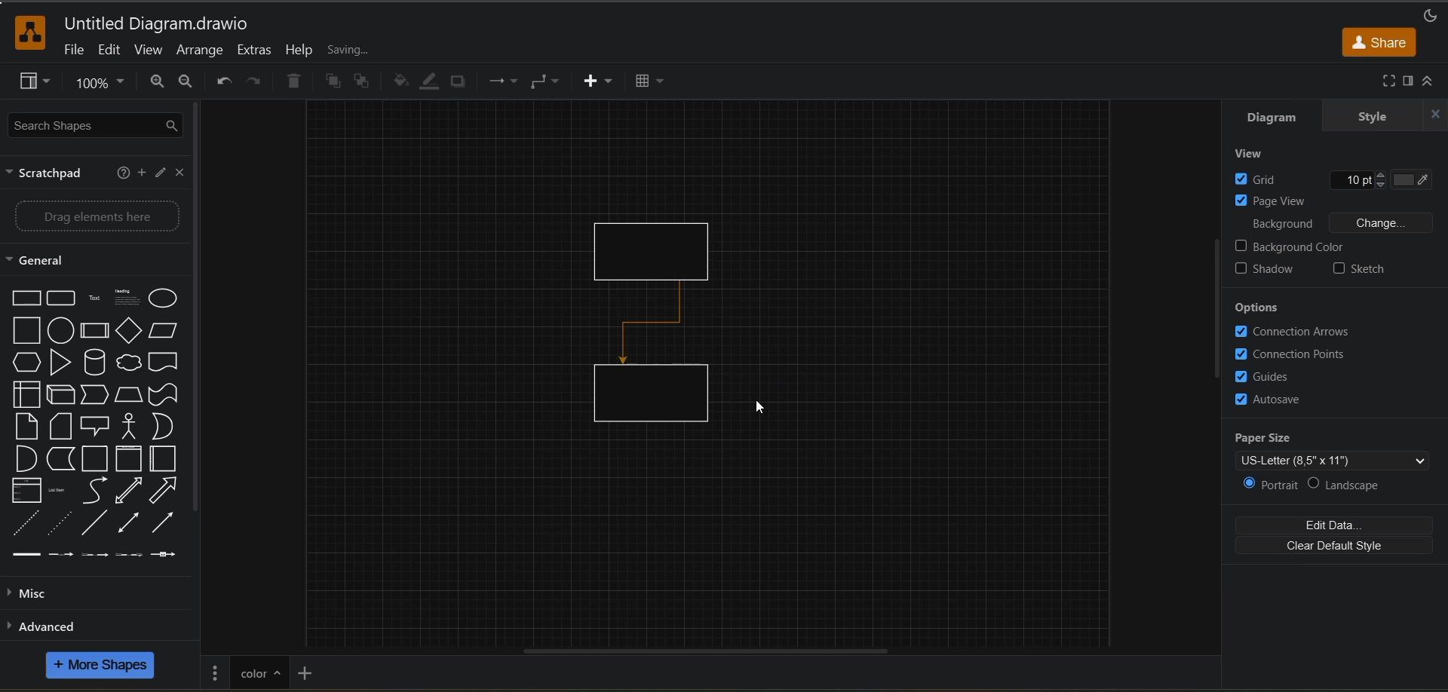 This screenshot has height=692, width=1448. Describe the element at coordinates (63, 556) in the screenshot. I see `Connector with label` at that location.